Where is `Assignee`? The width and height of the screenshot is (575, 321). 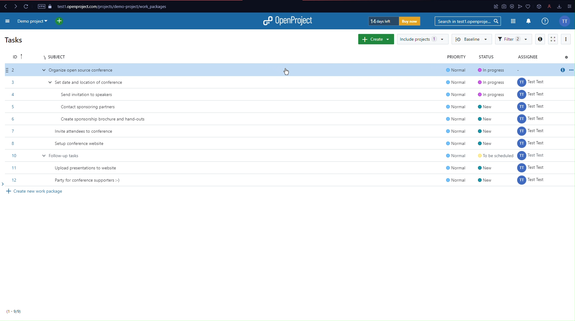
Assignee is located at coordinates (528, 57).